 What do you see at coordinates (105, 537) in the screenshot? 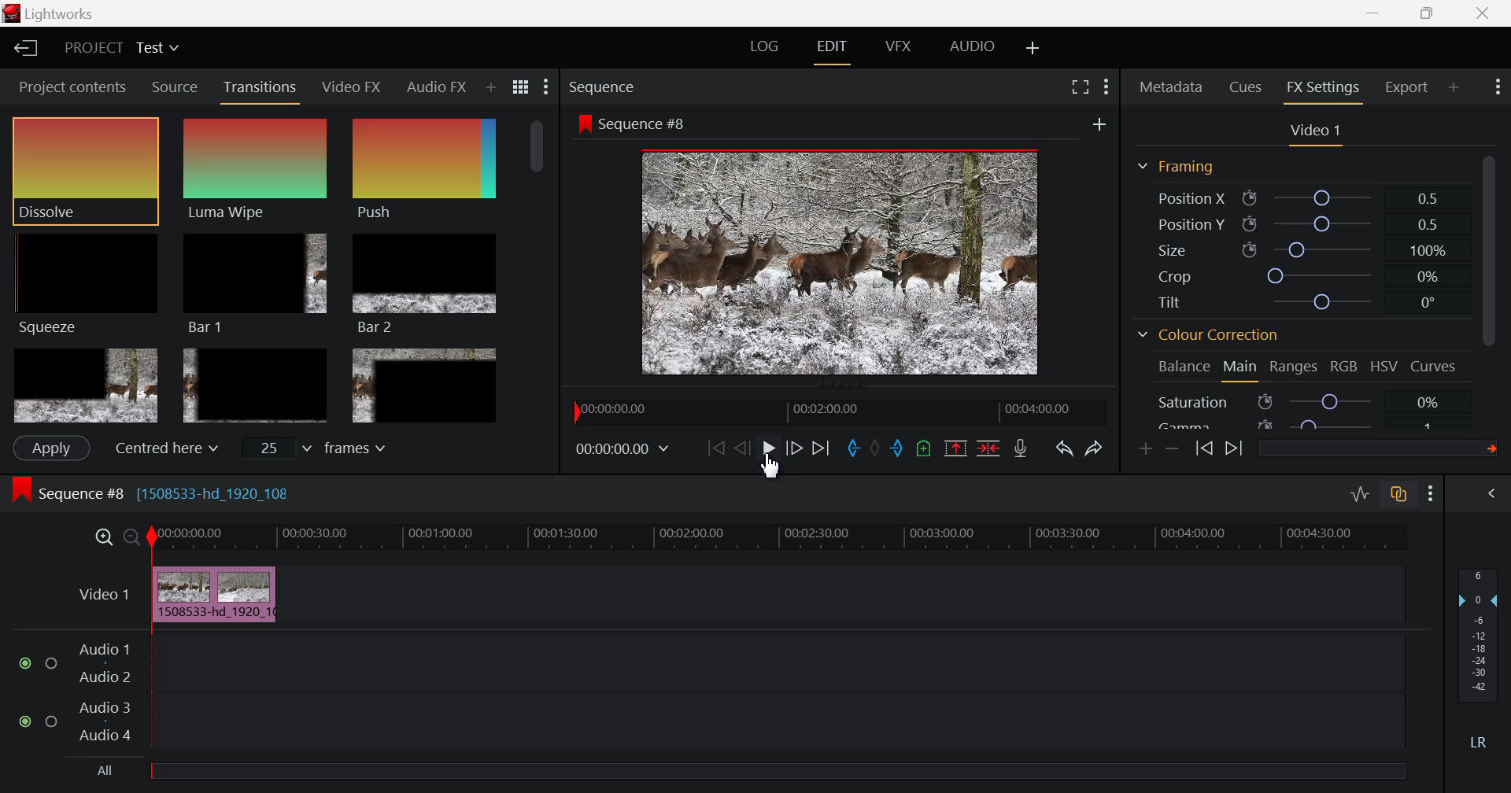
I see `Timeline Zoom In` at bounding box center [105, 537].